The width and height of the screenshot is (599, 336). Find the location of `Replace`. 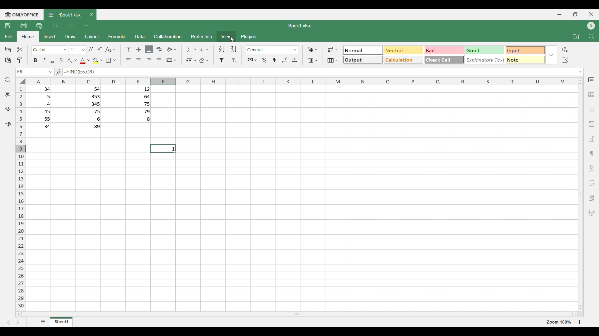

Replace is located at coordinates (565, 49).